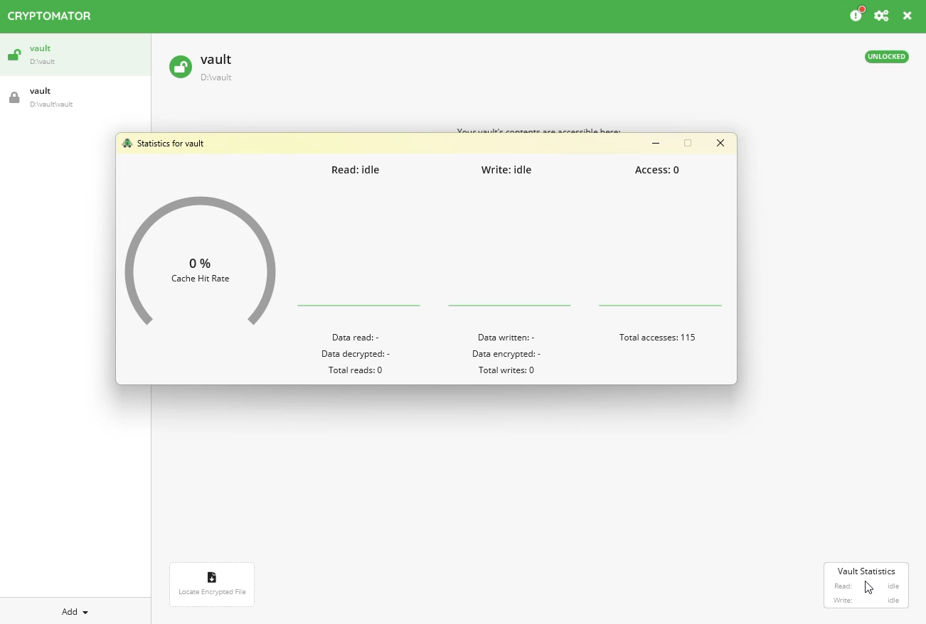  What do you see at coordinates (506, 355) in the screenshot?
I see `data encrypted` at bounding box center [506, 355].